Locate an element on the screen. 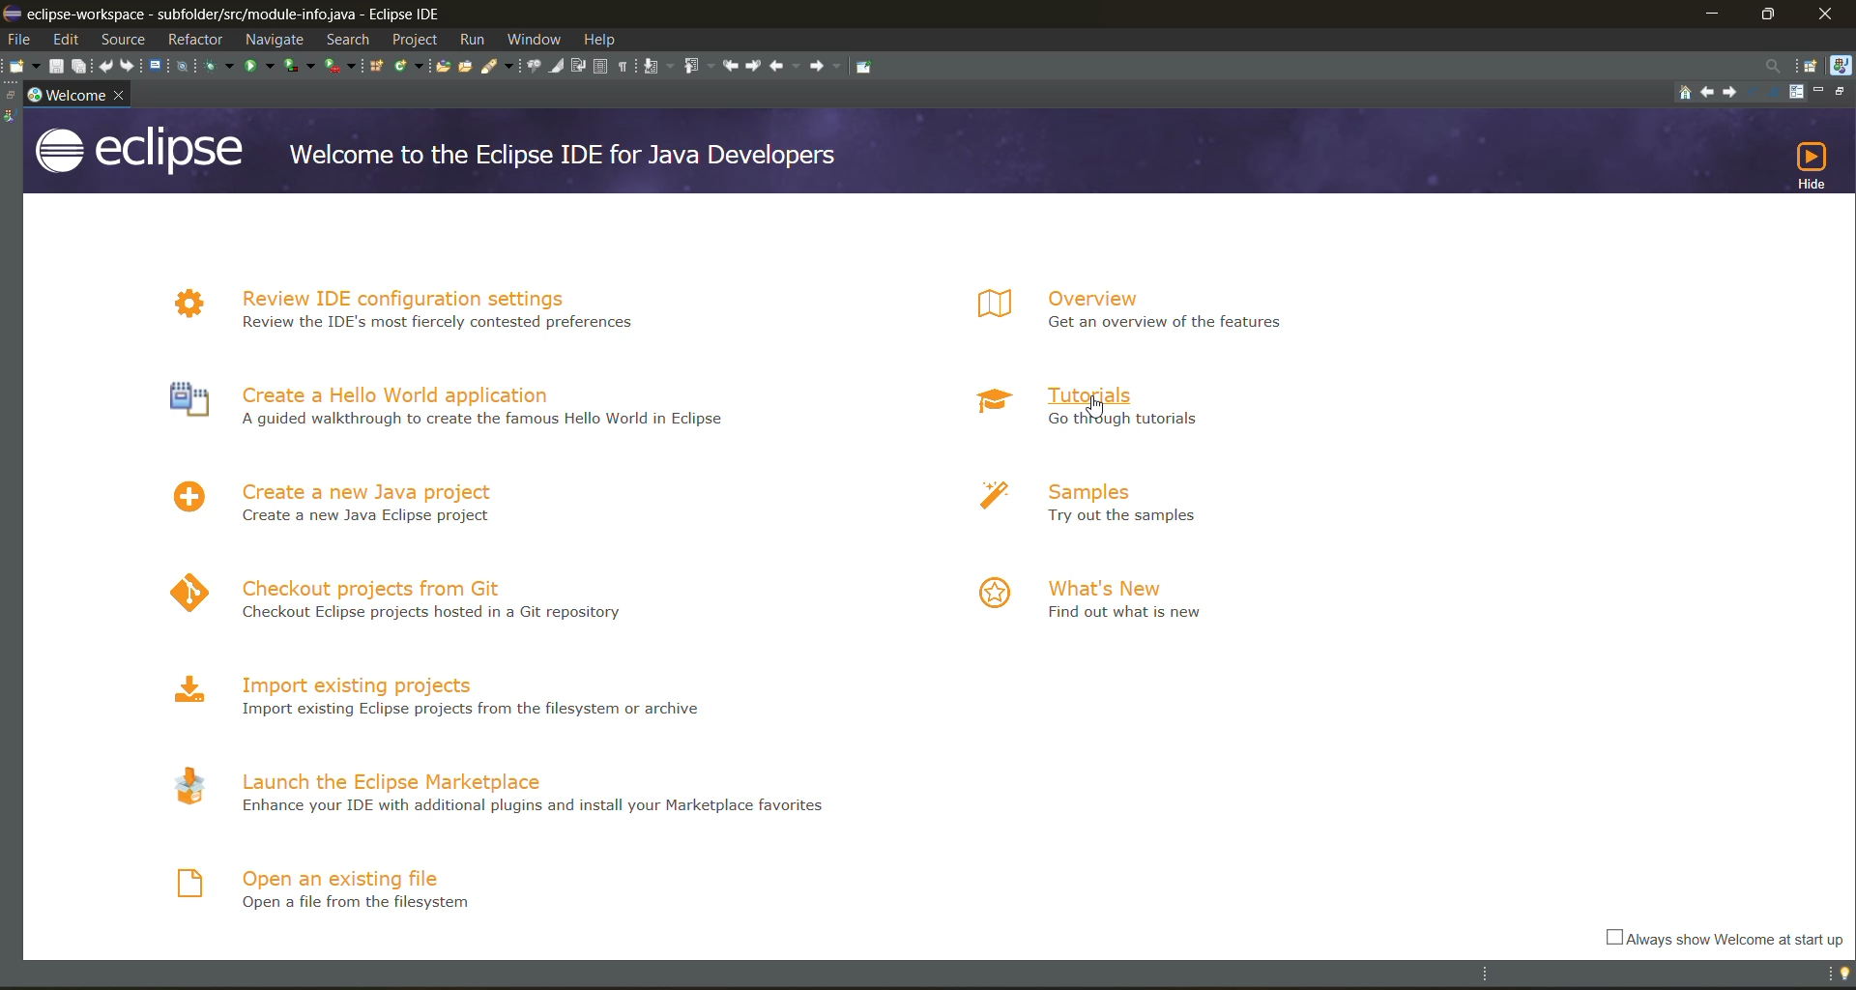 The width and height of the screenshot is (1856, 990). restore is located at coordinates (12, 99).